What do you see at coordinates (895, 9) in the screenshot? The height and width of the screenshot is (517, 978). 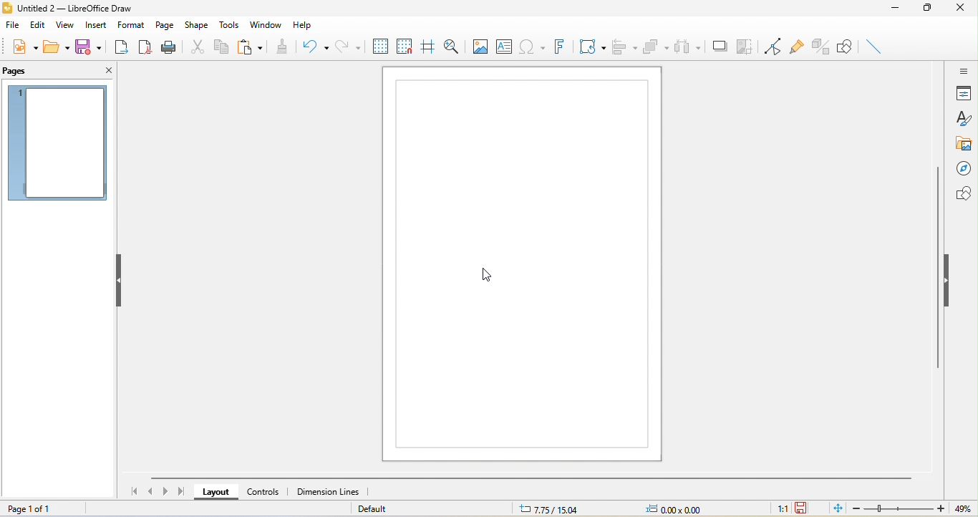 I see `minimize` at bounding box center [895, 9].